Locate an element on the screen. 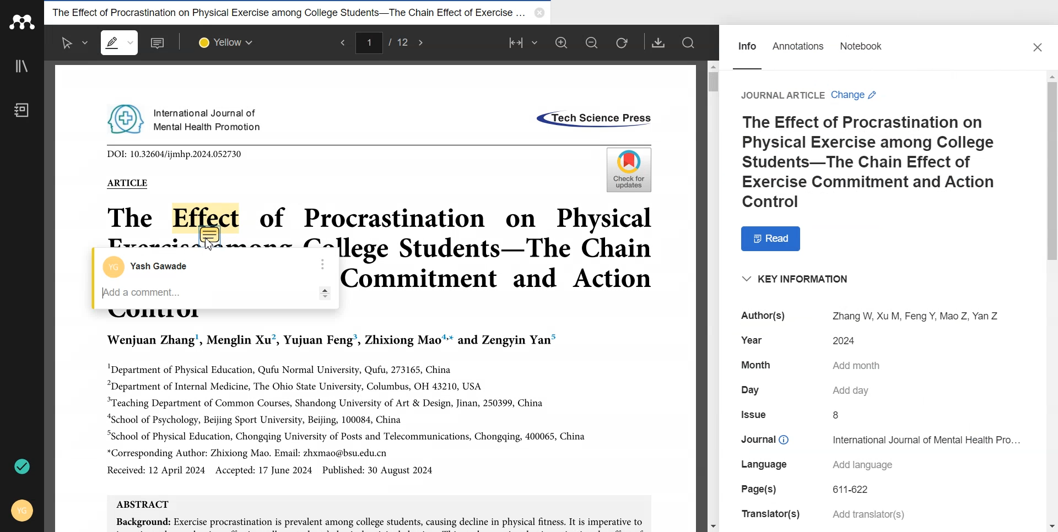 This screenshot has width=1058, height=532. Zoom in is located at coordinates (562, 42).